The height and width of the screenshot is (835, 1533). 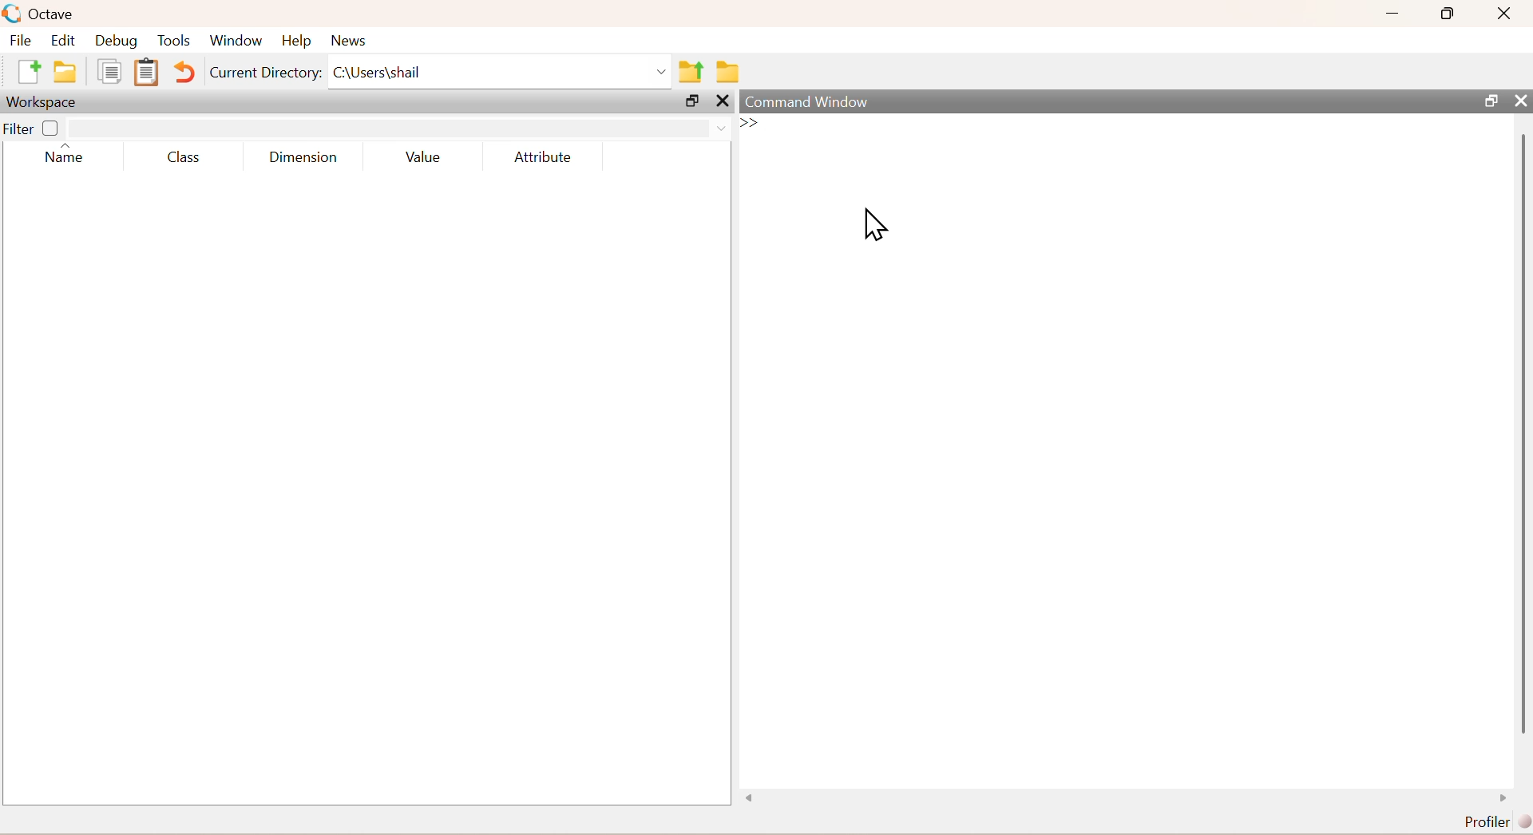 What do you see at coordinates (304, 156) in the screenshot?
I see `dimensions` at bounding box center [304, 156].